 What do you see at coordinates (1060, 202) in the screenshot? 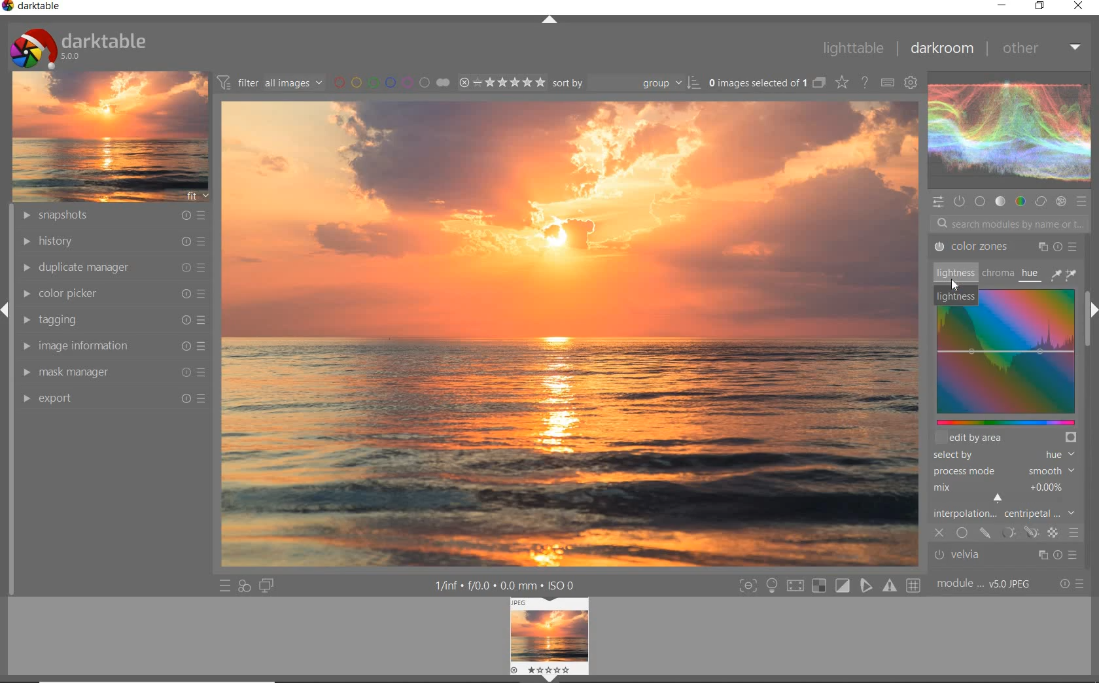
I see `EFFECT` at bounding box center [1060, 202].